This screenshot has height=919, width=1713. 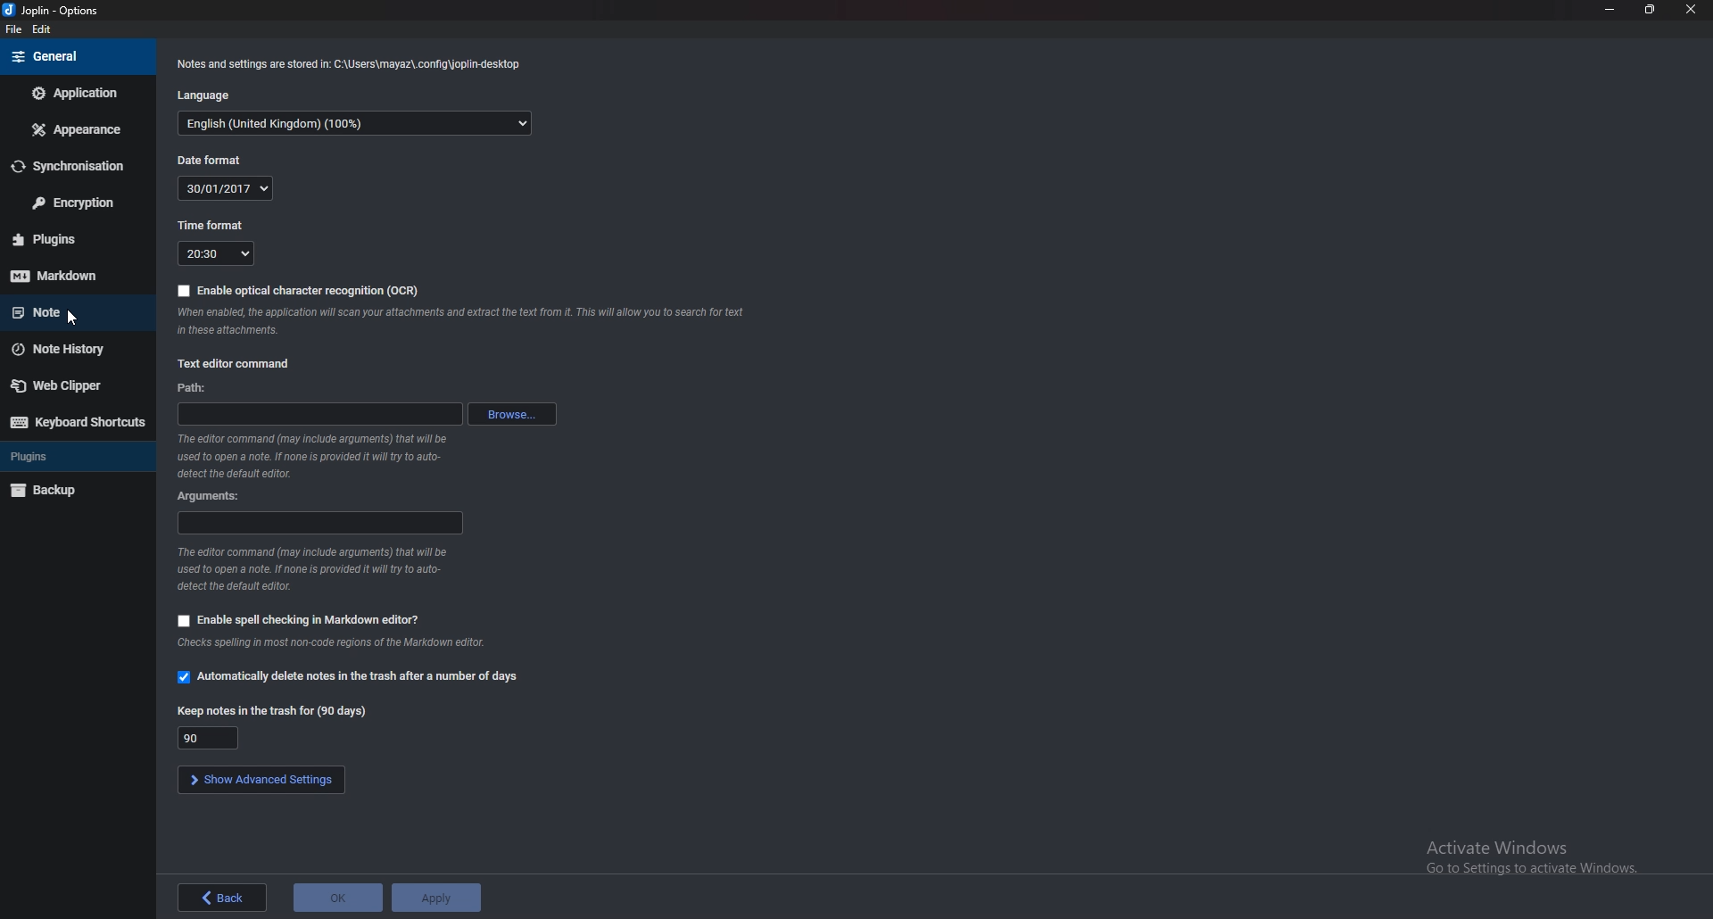 I want to click on Keyboard shortcuts, so click(x=79, y=421).